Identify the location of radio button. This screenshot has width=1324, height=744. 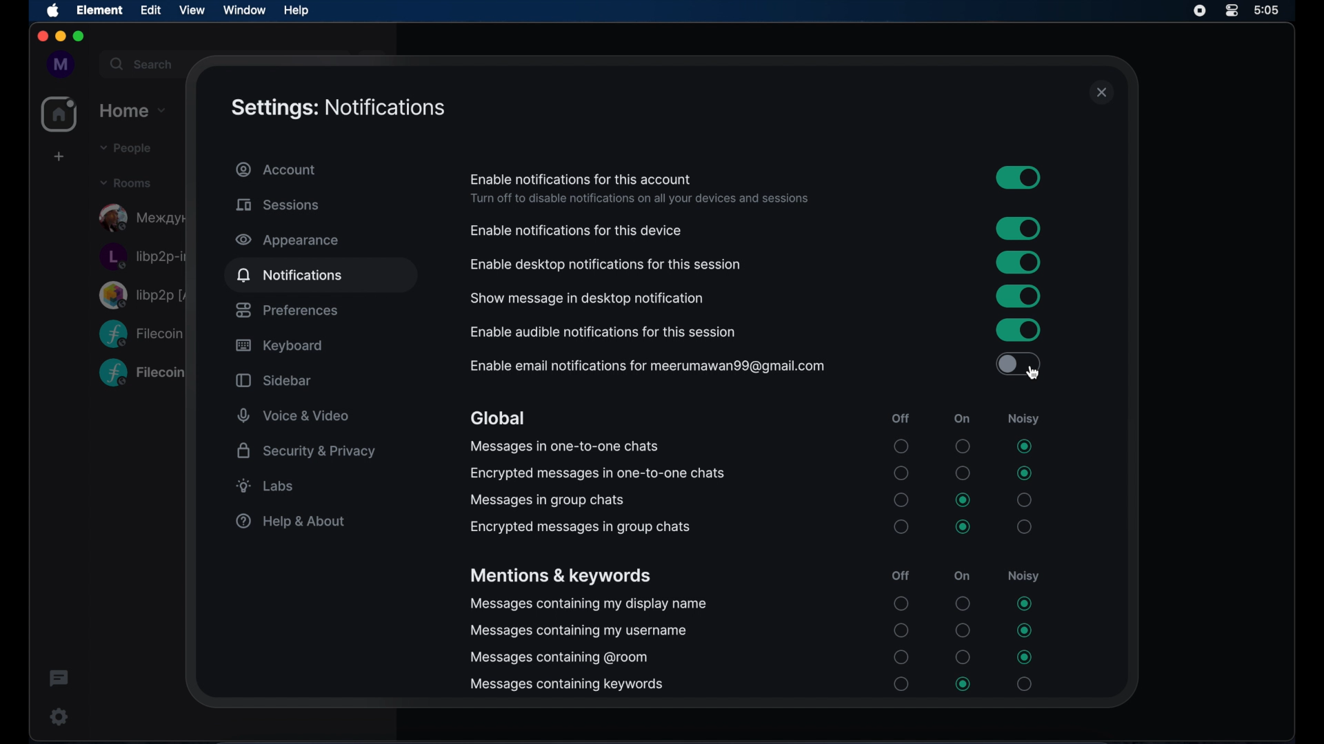
(963, 527).